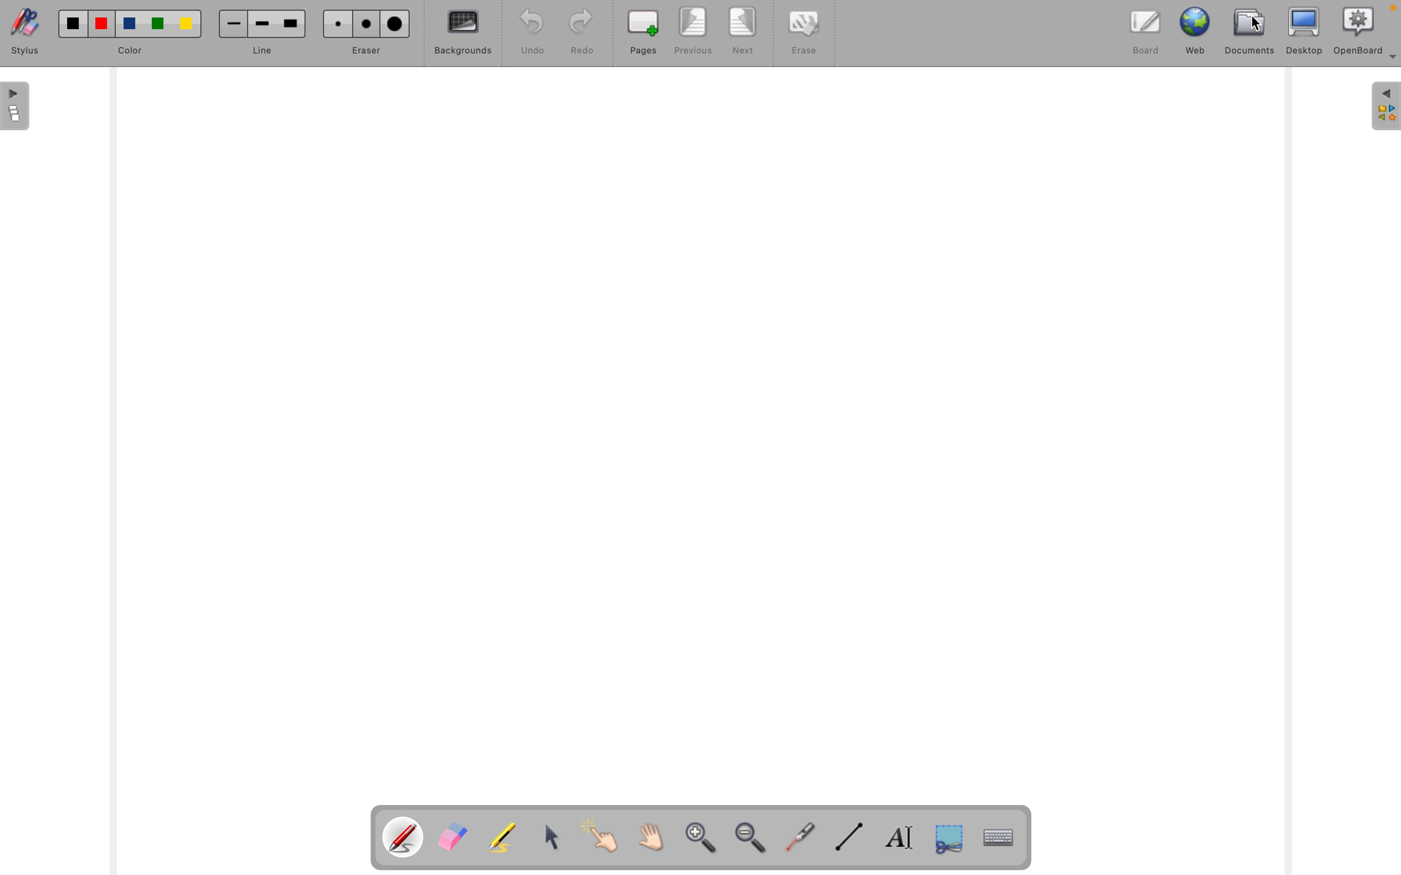 This screenshot has width=1401, height=875. I want to click on eraser, so click(369, 34).